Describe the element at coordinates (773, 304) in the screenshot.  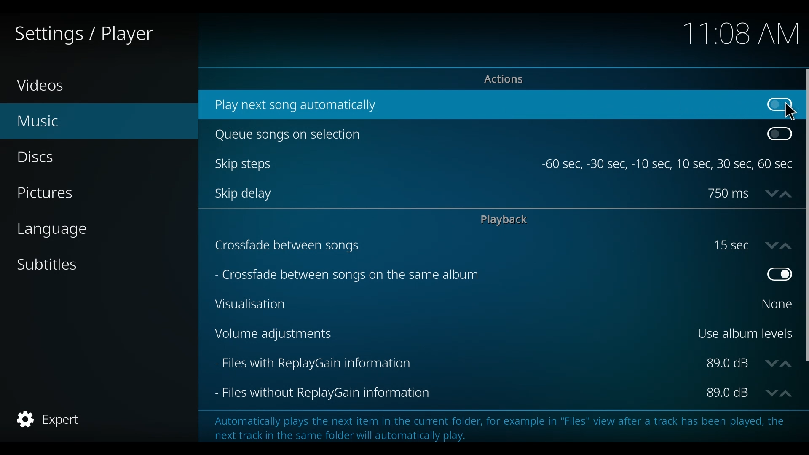
I see `Select Visualization` at that location.